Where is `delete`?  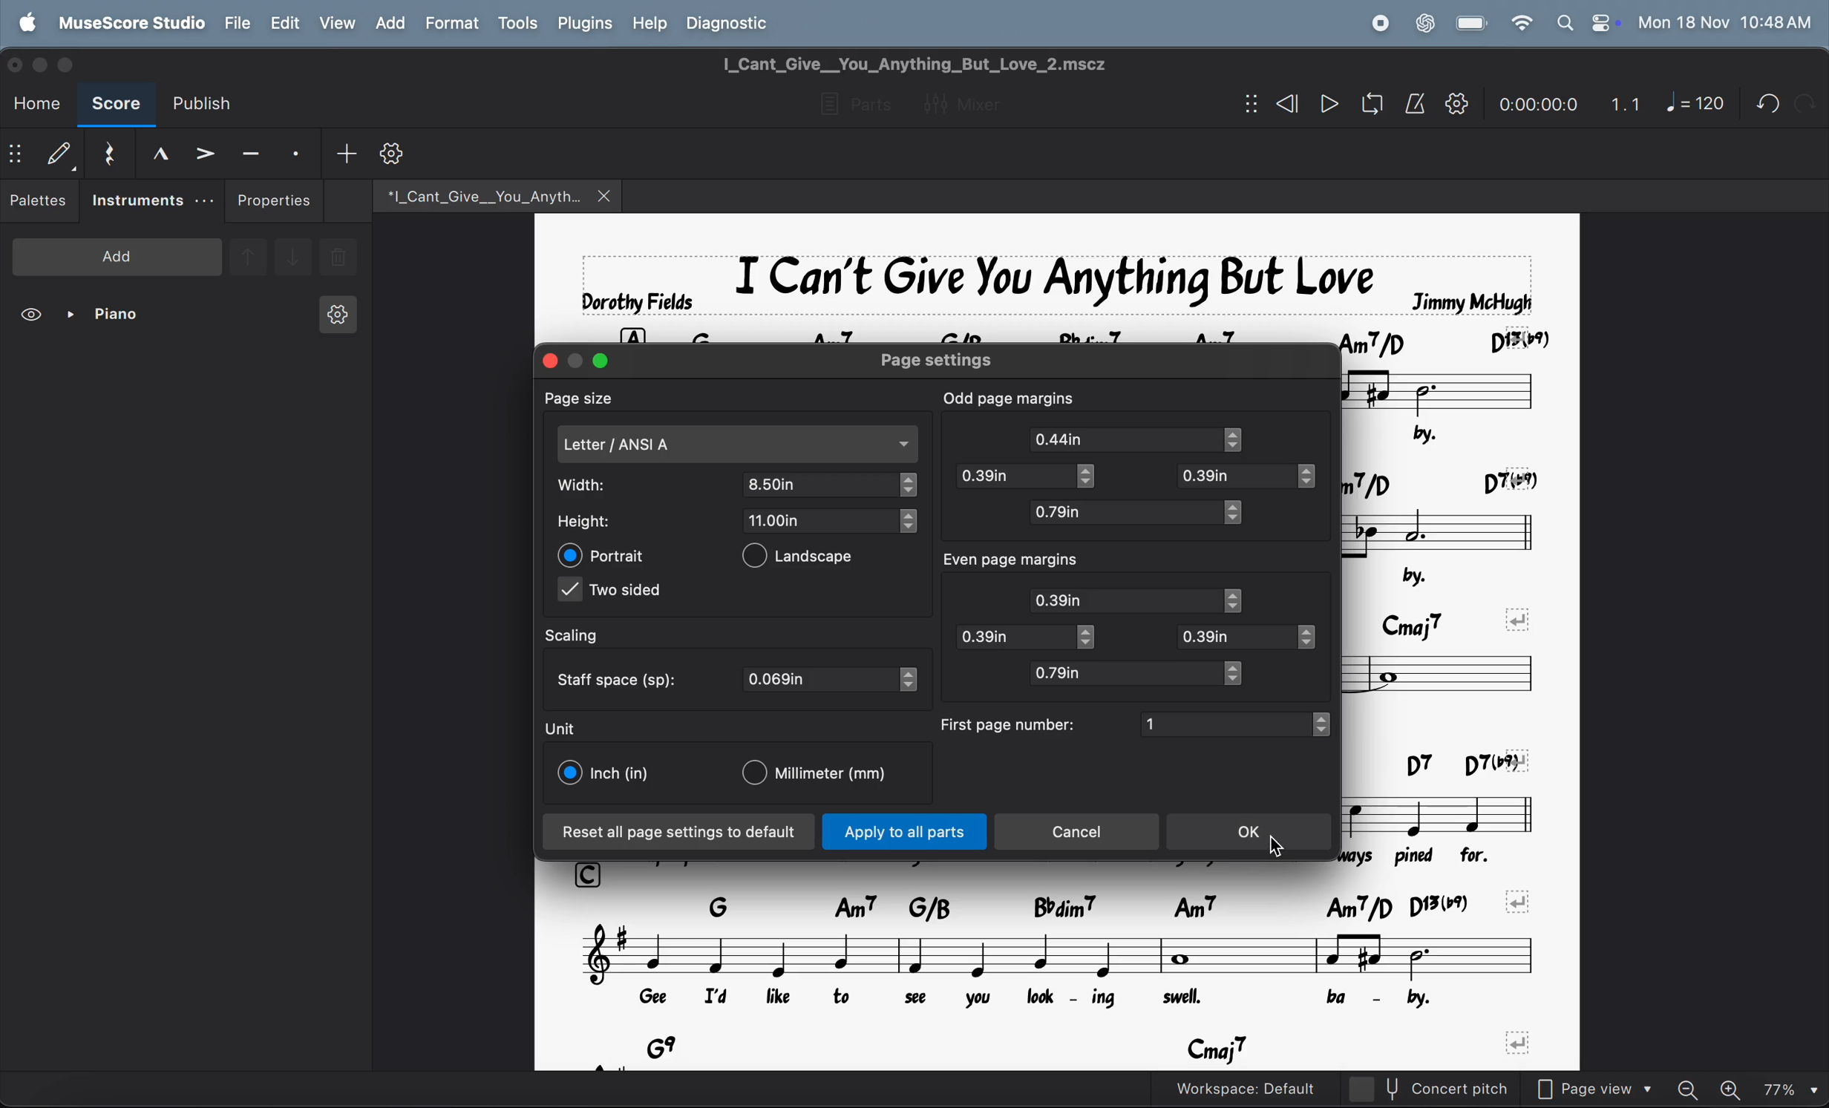
delete is located at coordinates (338, 259).